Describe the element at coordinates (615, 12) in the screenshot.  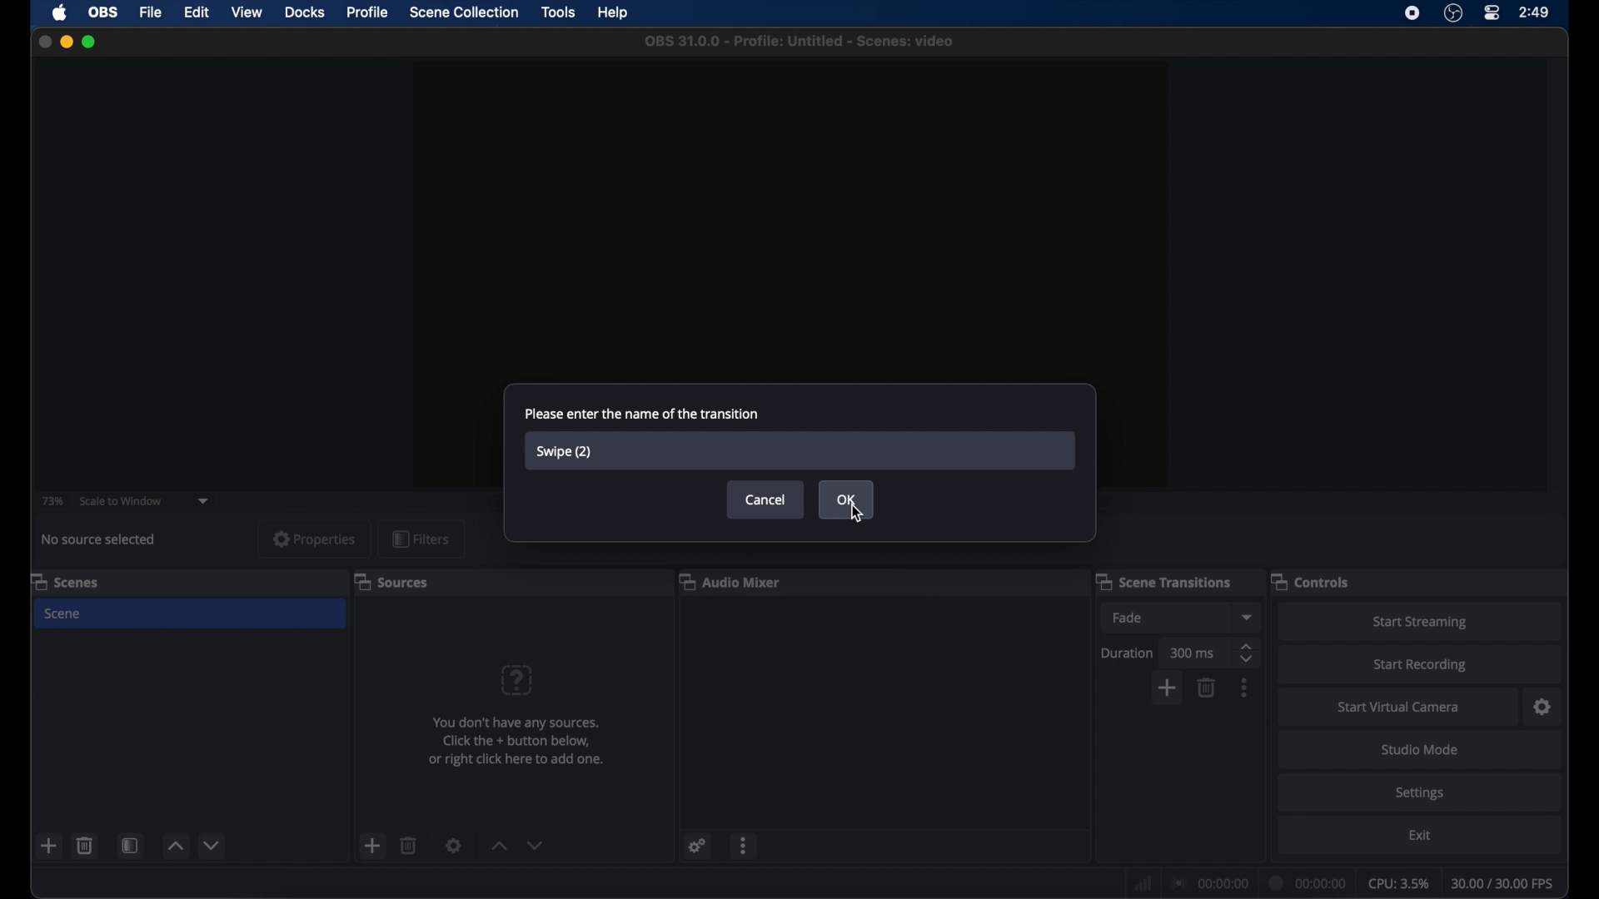
I see `help` at that location.